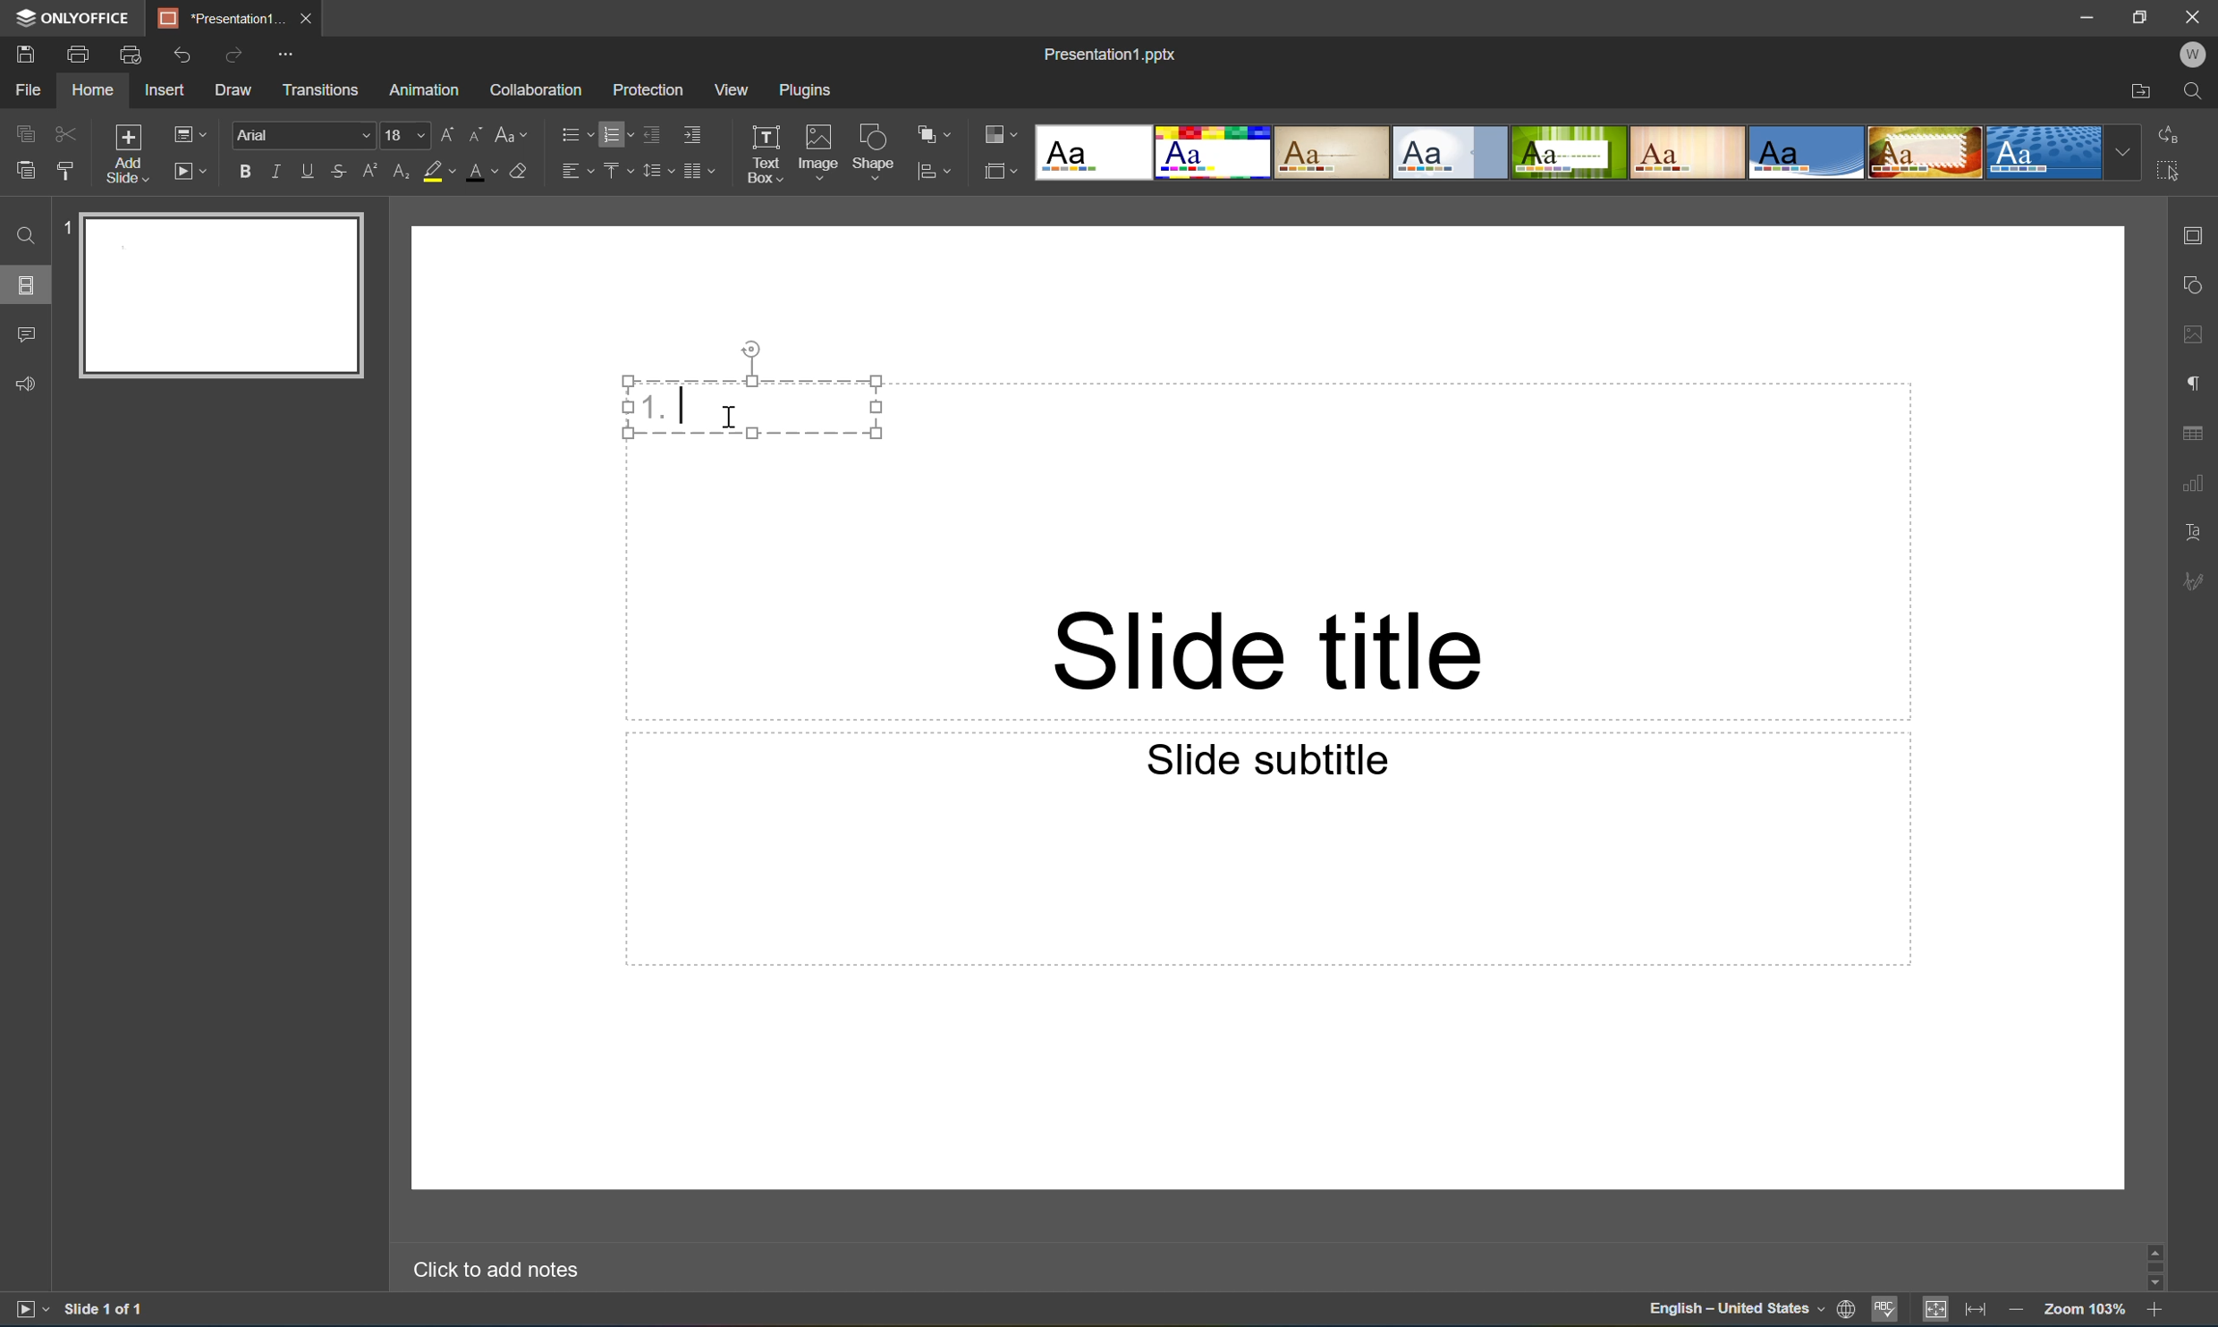 This screenshot has height=1327, width=2218. What do you see at coordinates (408, 137) in the screenshot?
I see `Font size` at bounding box center [408, 137].